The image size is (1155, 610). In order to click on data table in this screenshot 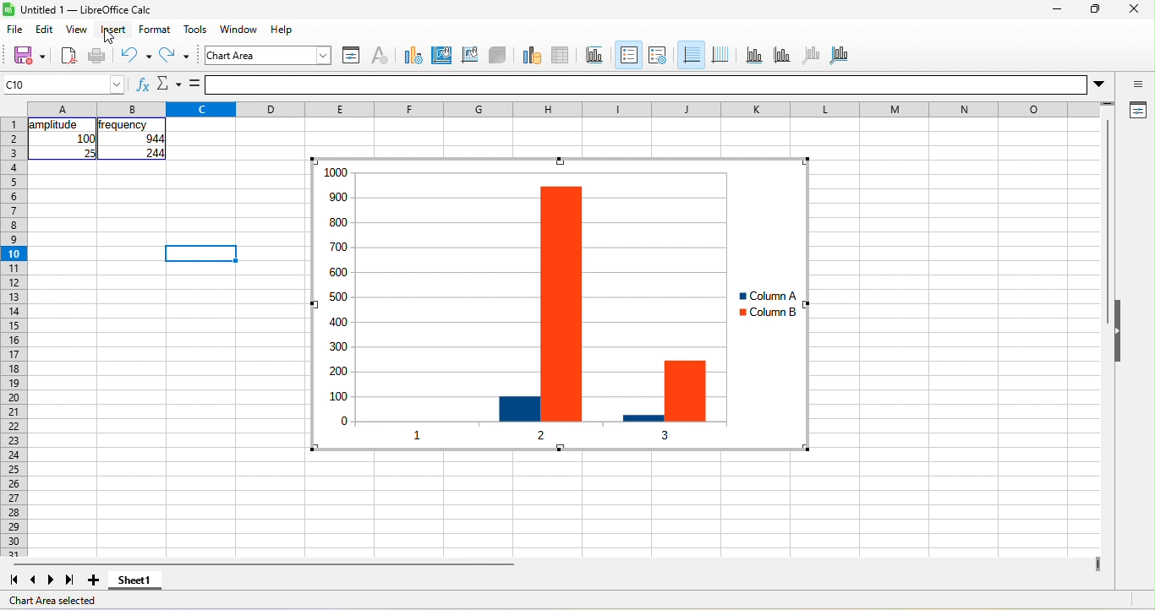, I will do `click(567, 53)`.